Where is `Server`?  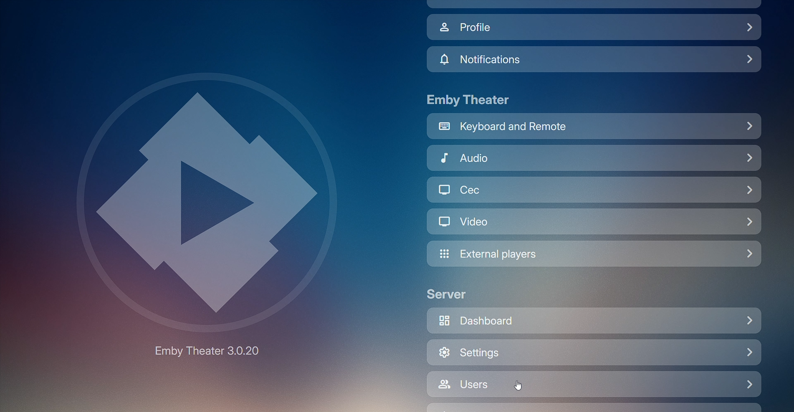
Server is located at coordinates (455, 294).